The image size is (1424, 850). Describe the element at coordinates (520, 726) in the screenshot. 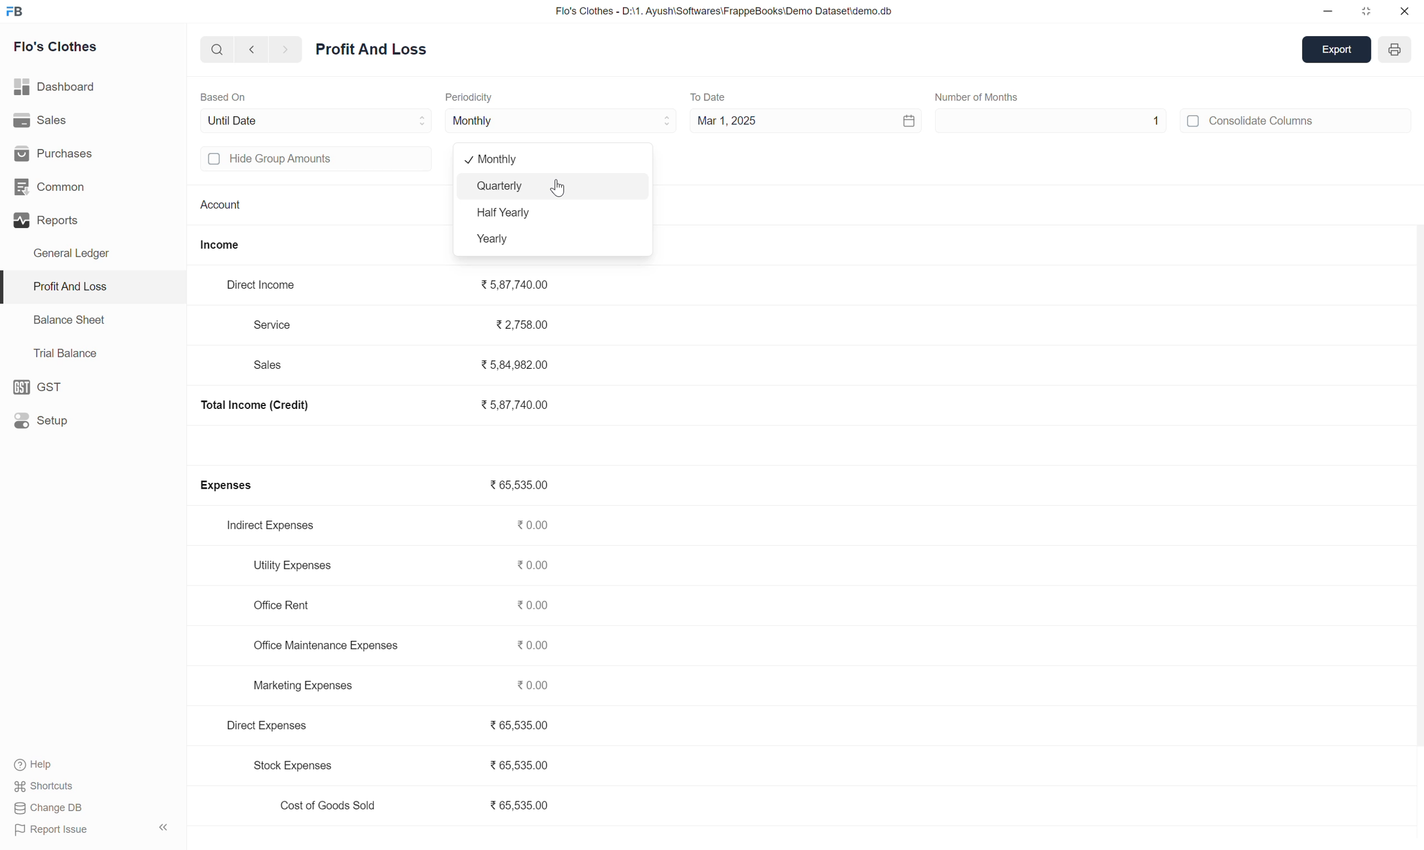

I see `₹65,535.00` at that location.